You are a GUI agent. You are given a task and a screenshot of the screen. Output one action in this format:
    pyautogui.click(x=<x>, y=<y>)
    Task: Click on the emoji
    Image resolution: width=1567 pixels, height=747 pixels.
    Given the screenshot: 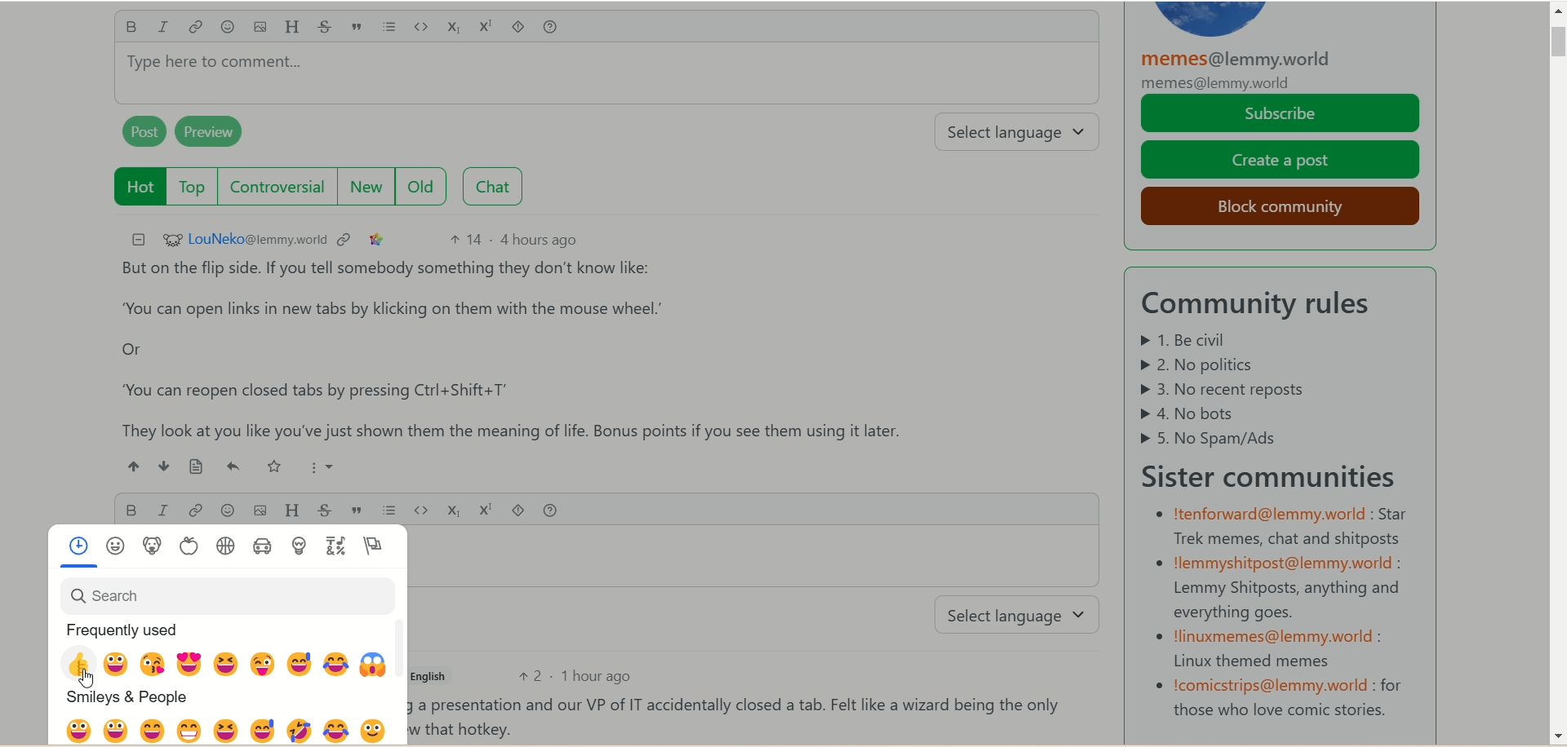 What is the action you would take?
    pyautogui.click(x=232, y=469)
    